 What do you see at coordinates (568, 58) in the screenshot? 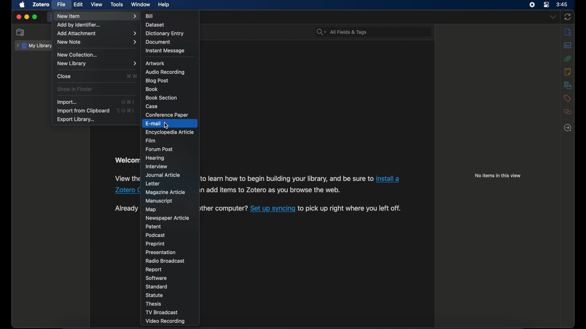
I see `attachments` at bounding box center [568, 58].